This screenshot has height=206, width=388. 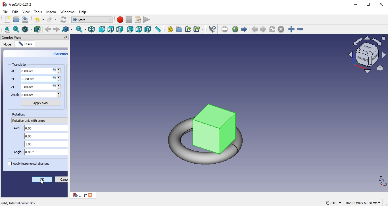 I want to click on zoom in, so click(x=291, y=29).